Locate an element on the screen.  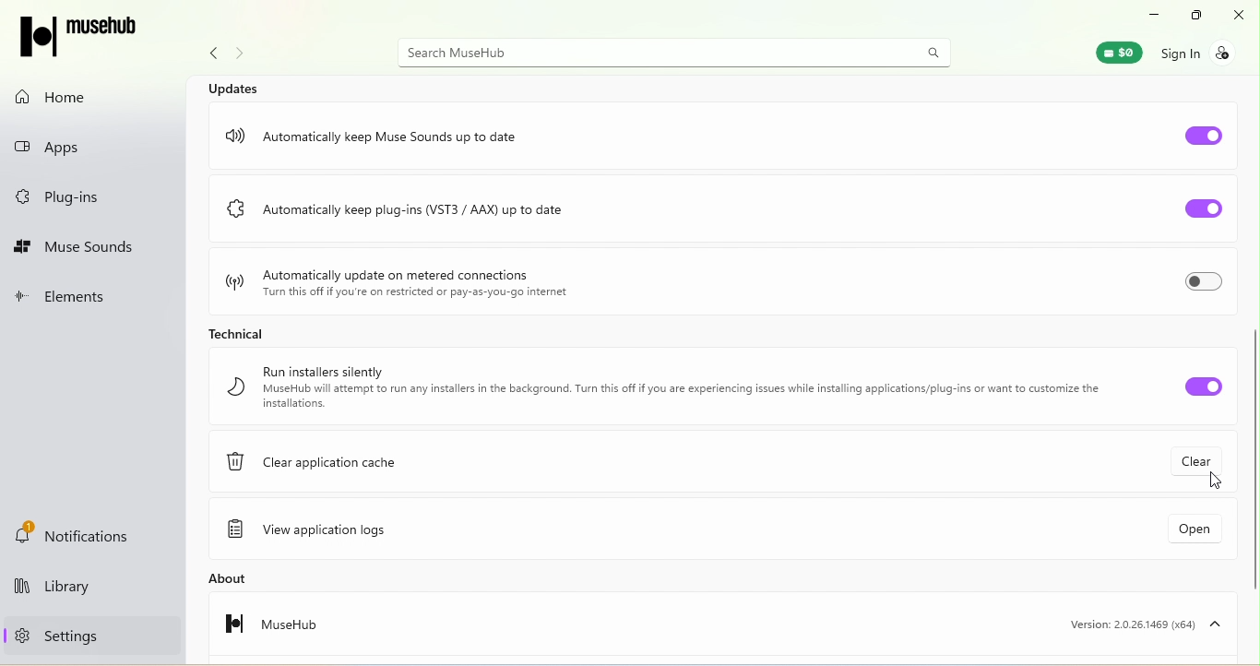
Musehub is located at coordinates (89, 38).